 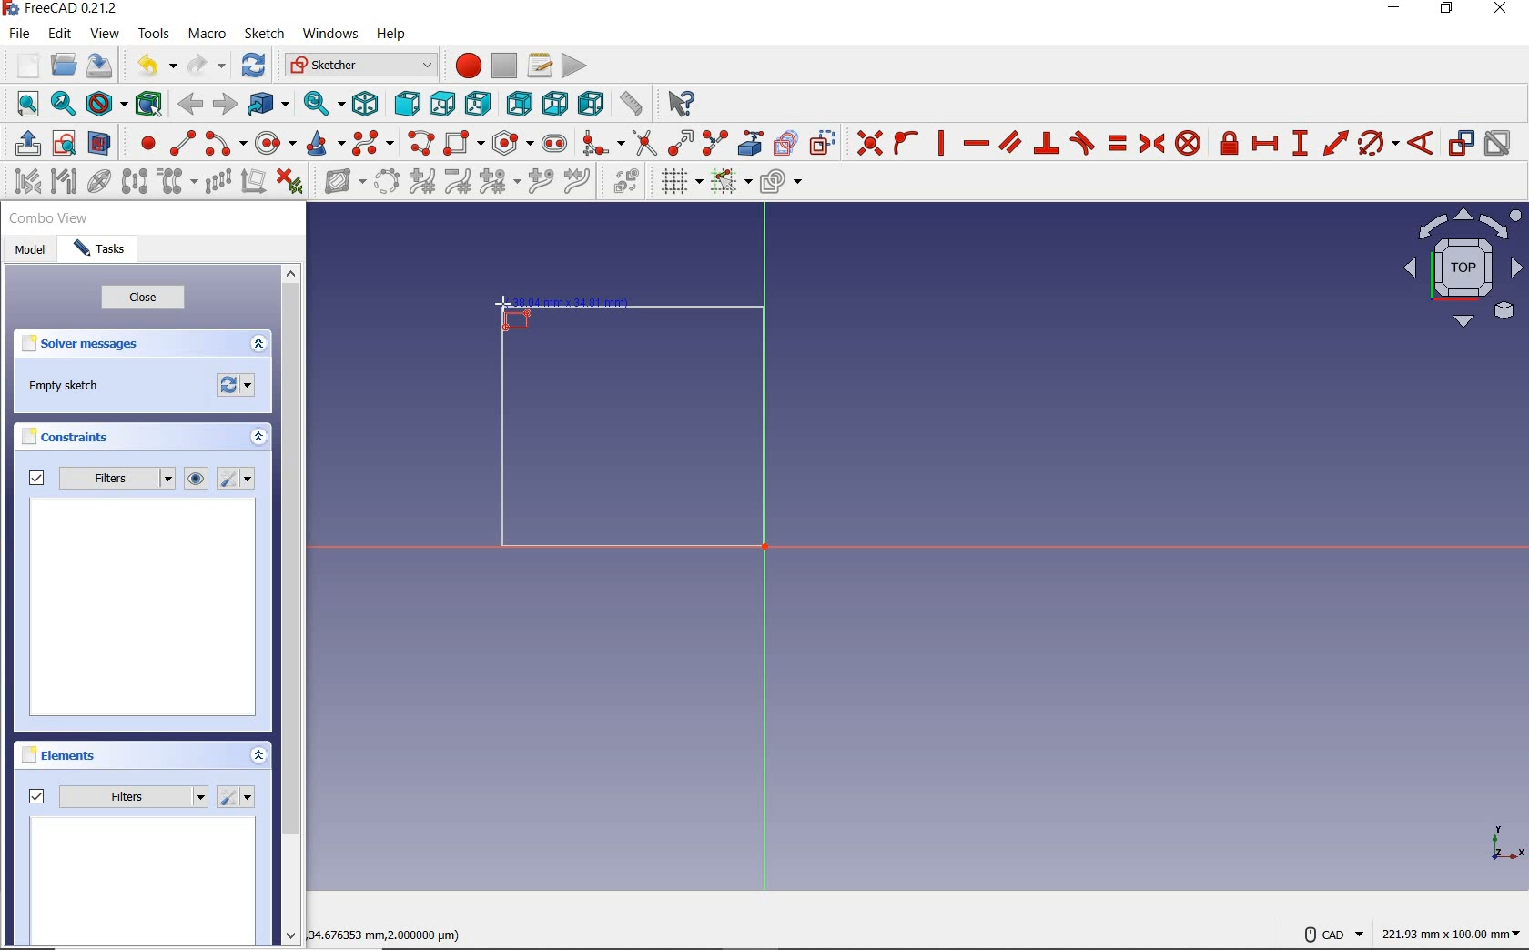 I want to click on constrain tangent, so click(x=1082, y=143).